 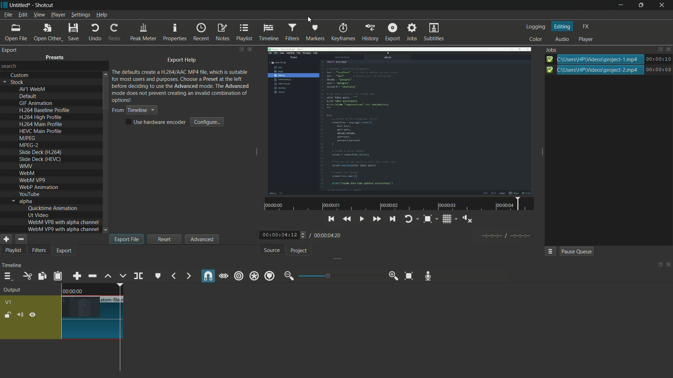 I want to click on ripple delete, so click(x=92, y=276).